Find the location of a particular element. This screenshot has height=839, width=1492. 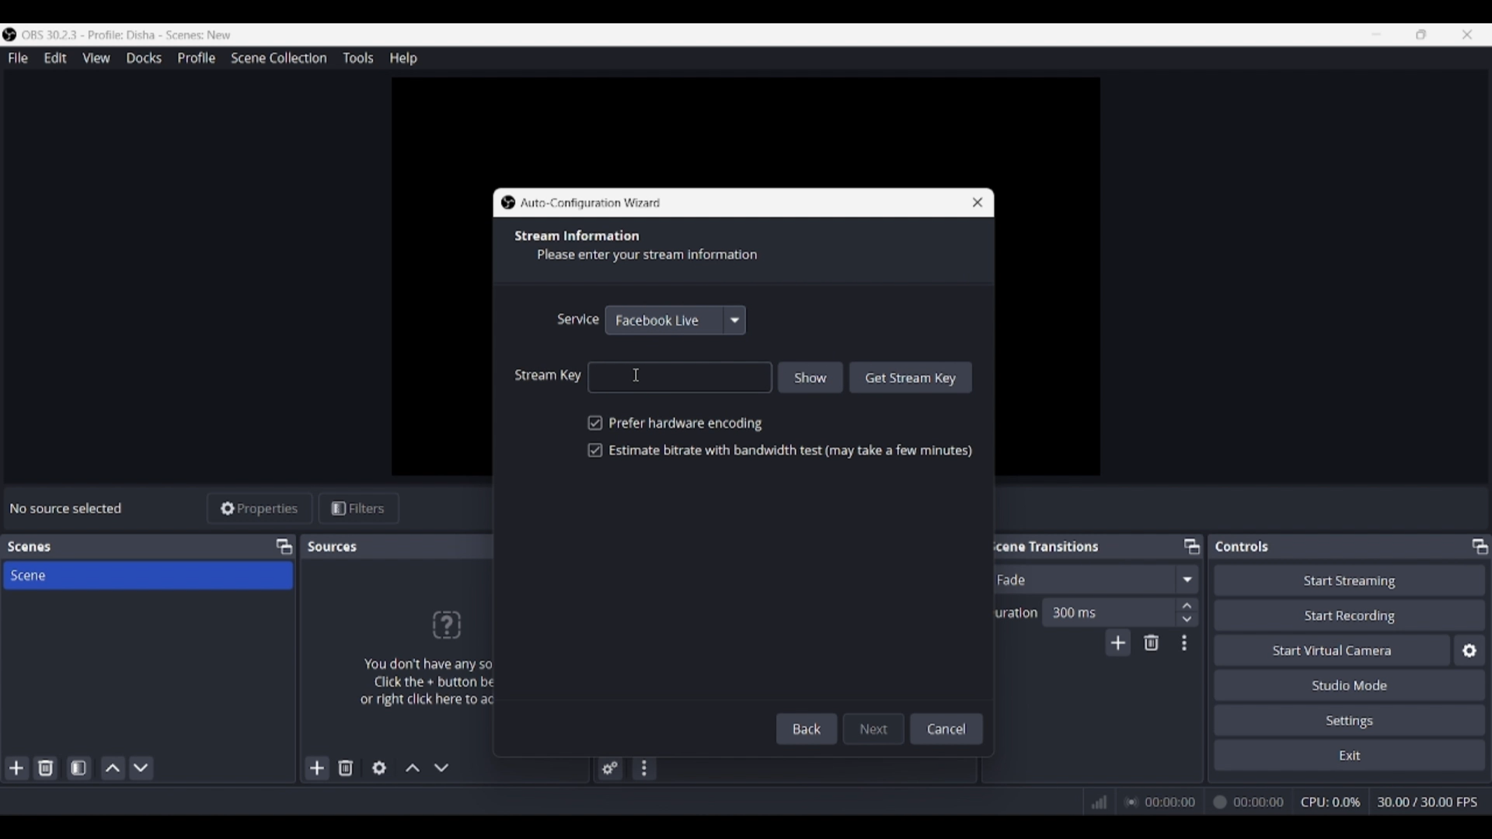

Open scene filters is located at coordinates (78, 768).